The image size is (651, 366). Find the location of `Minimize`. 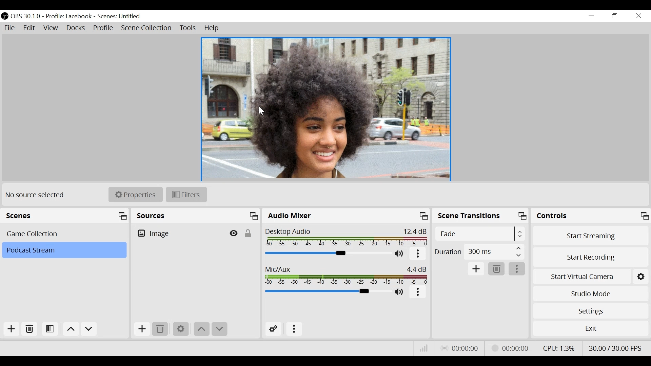

Minimize is located at coordinates (592, 16).